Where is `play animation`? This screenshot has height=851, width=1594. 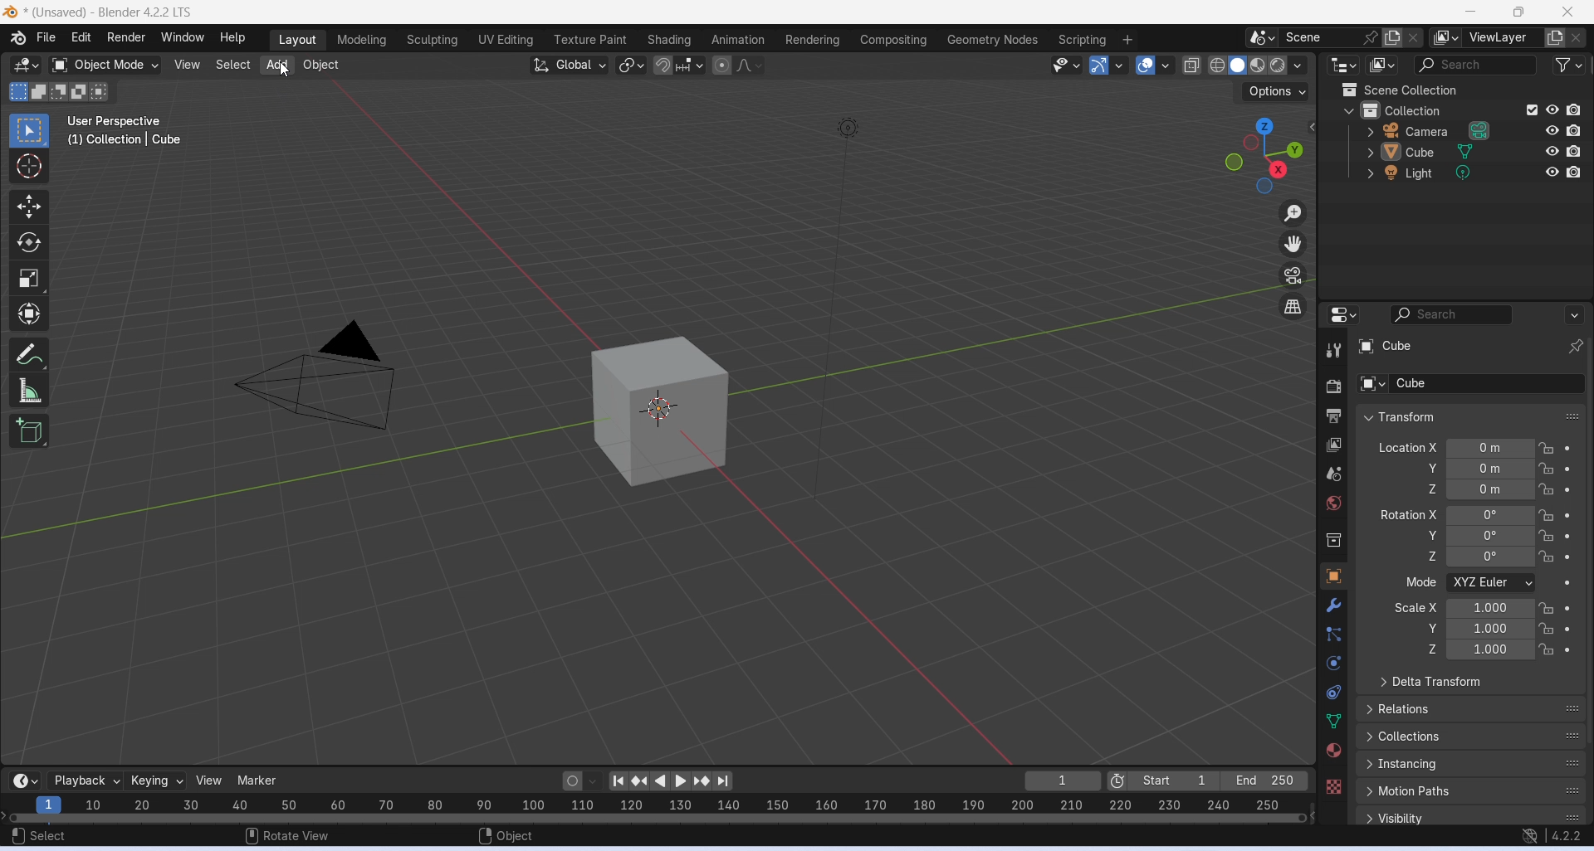 play animation is located at coordinates (683, 781).